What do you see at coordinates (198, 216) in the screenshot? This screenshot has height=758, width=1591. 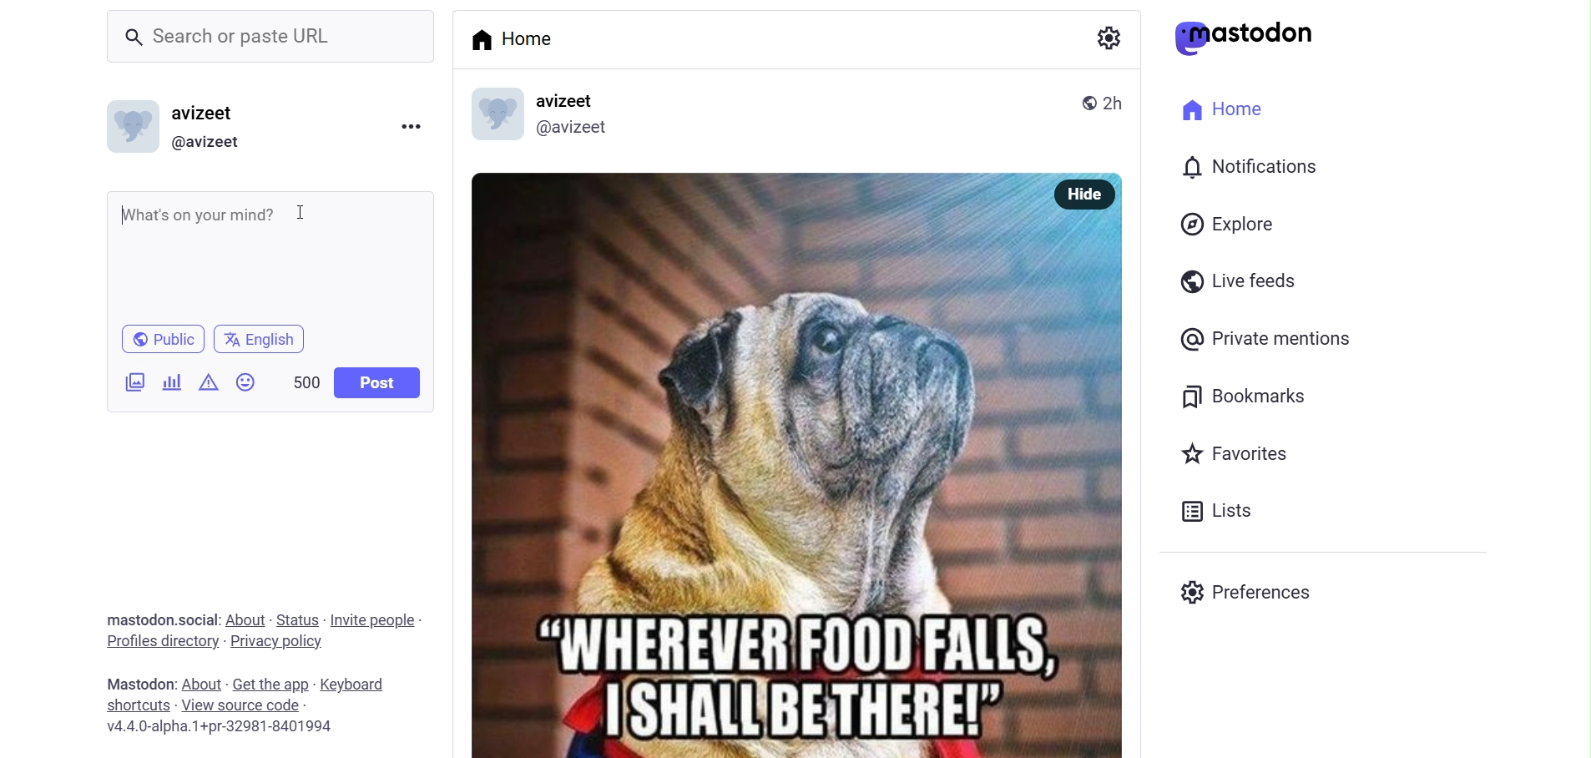 I see `What's on your mind?` at bounding box center [198, 216].